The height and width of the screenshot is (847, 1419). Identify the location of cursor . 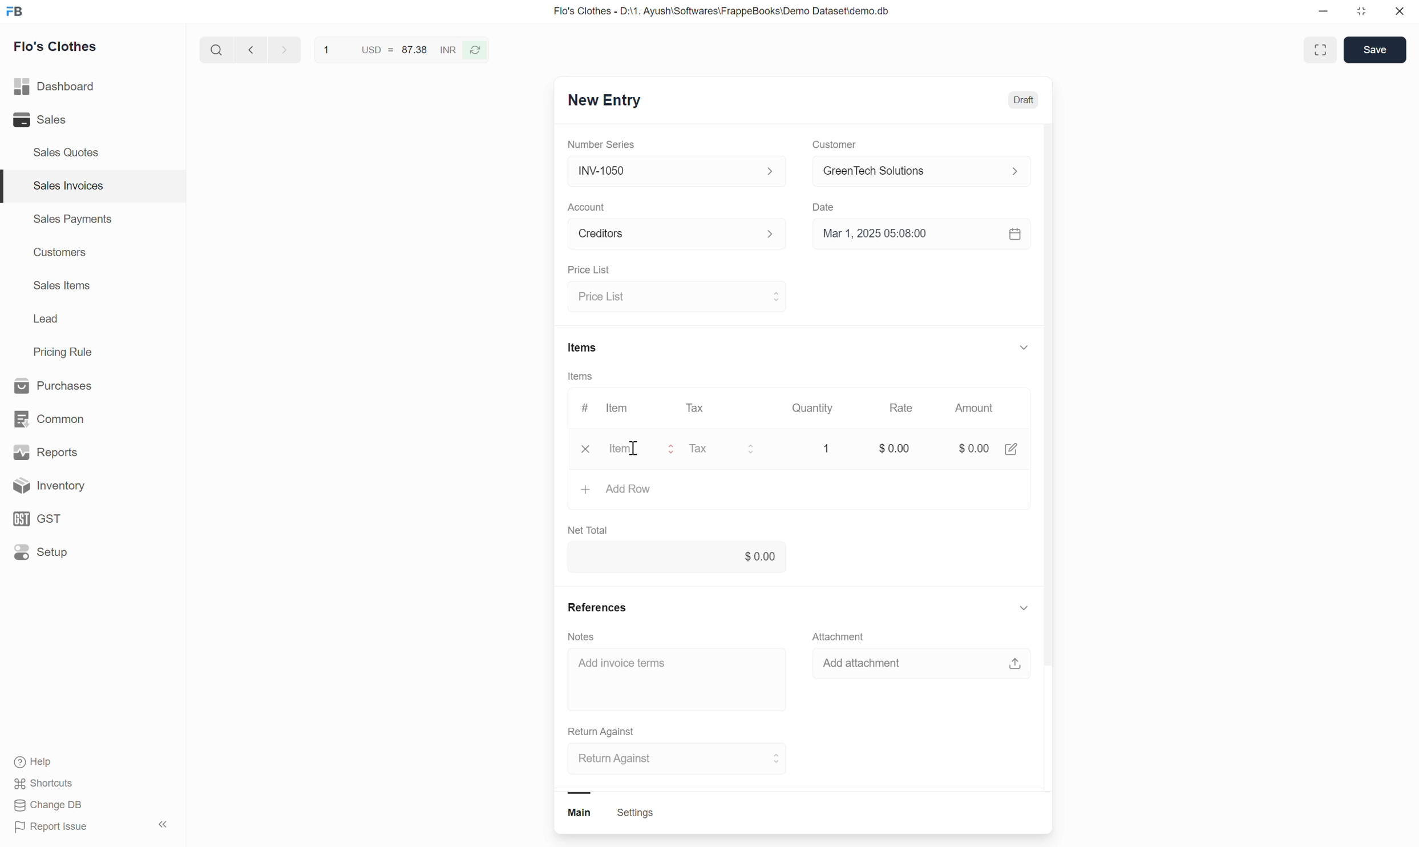
(633, 451).